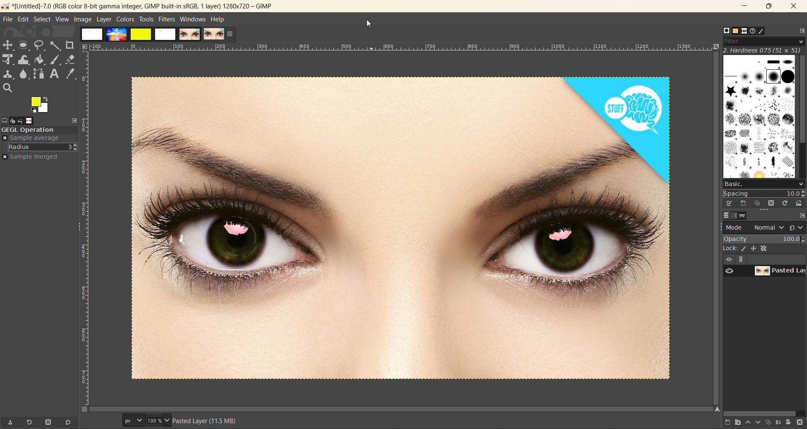 The image size is (807, 429). Describe the element at coordinates (41, 141) in the screenshot. I see `move` at that location.